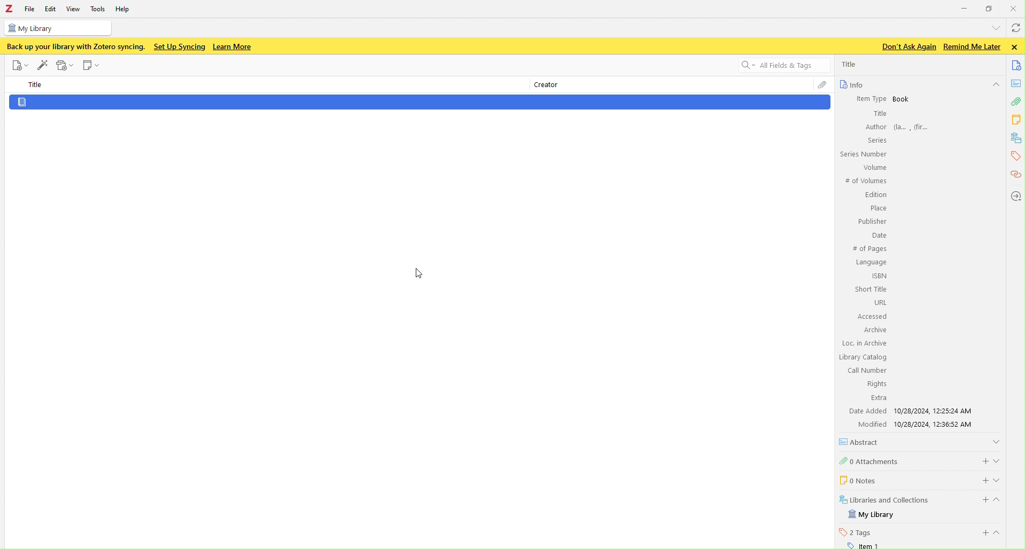 The image size is (1025, 549). Describe the element at coordinates (972, 46) in the screenshot. I see `Remind Me Later` at that location.